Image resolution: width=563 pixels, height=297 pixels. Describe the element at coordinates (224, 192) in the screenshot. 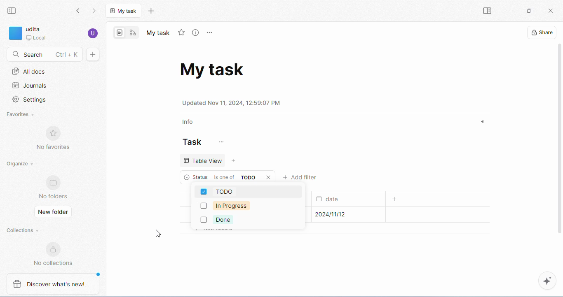

I see `todo` at that location.